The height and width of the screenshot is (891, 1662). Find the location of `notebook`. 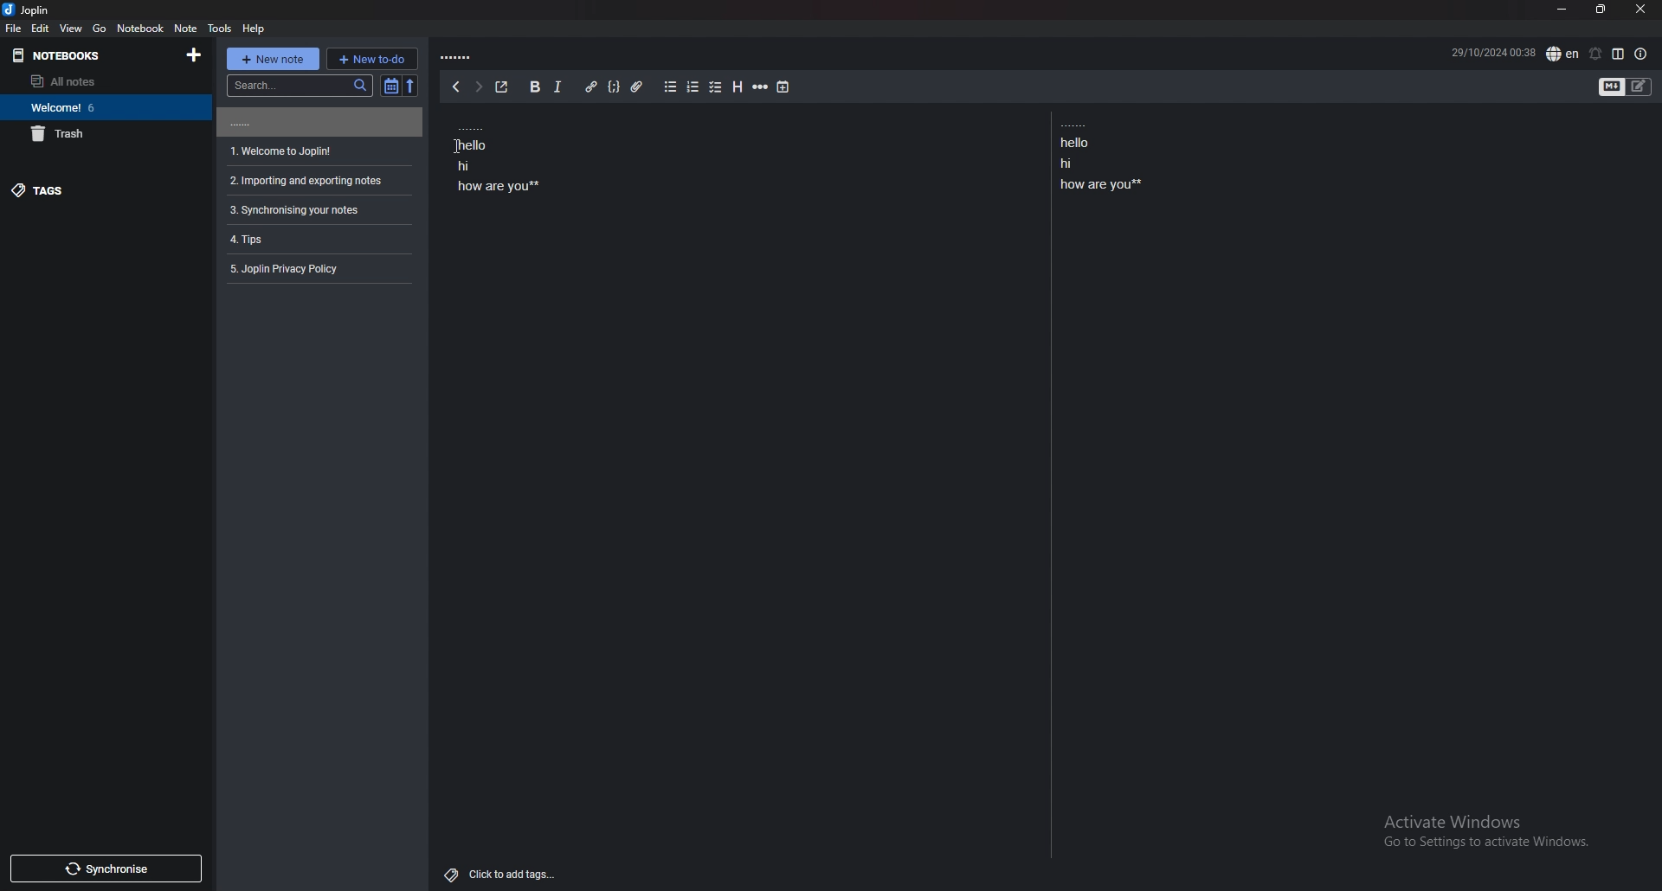

notebook is located at coordinates (142, 28).